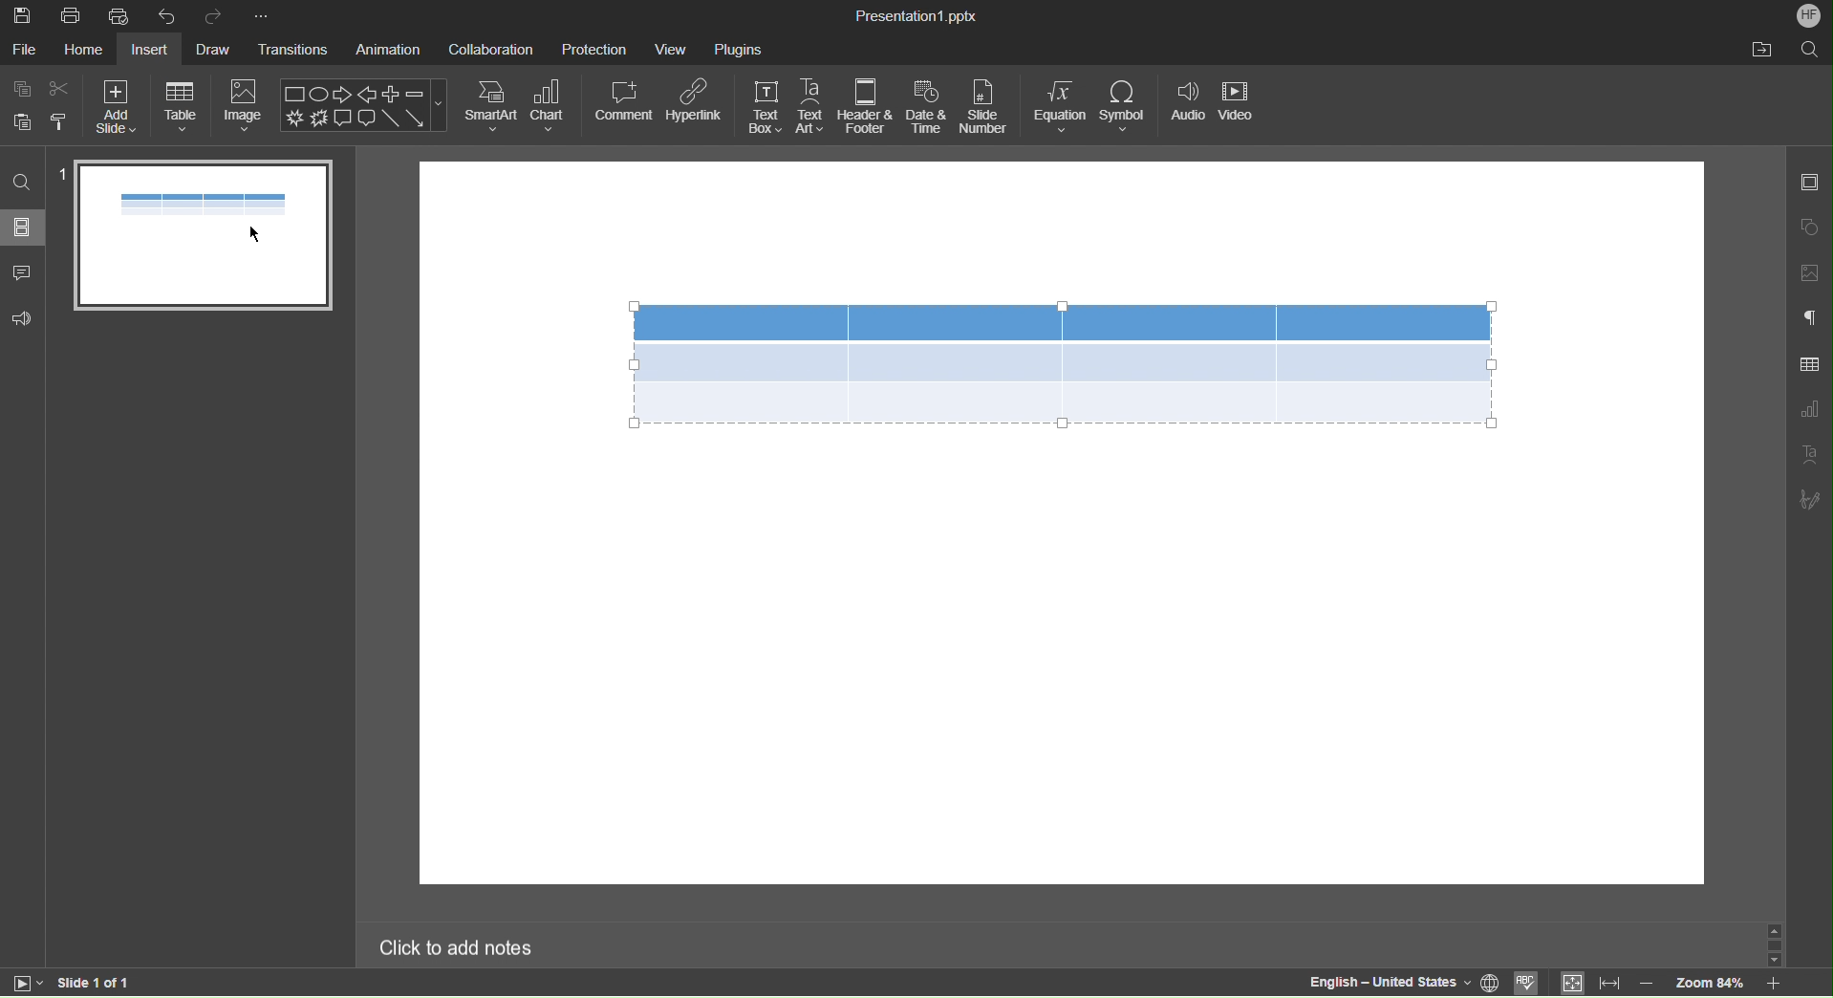  Describe the element at coordinates (293, 51) in the screenshot. I see `Transitions` at that location.